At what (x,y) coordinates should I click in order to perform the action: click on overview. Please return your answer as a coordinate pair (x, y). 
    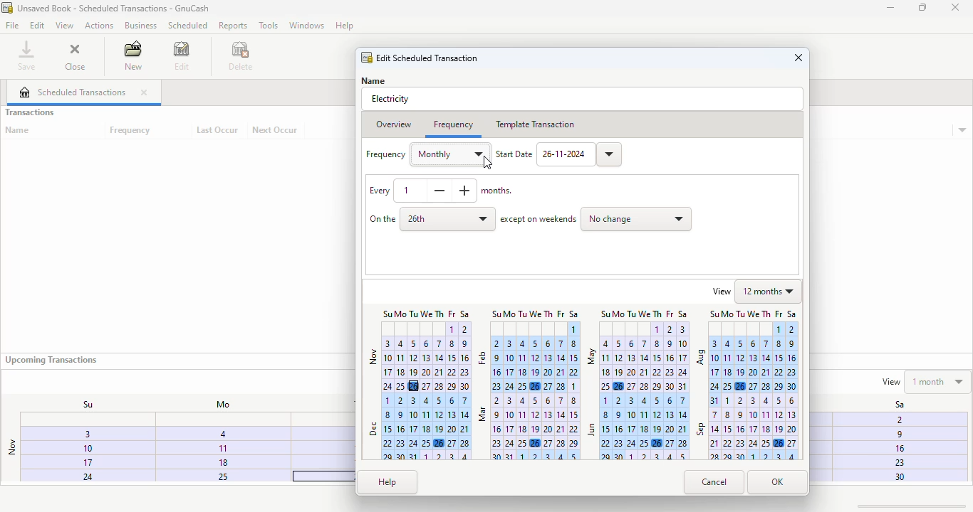
    Looking at the image, I should click on (394, 125).